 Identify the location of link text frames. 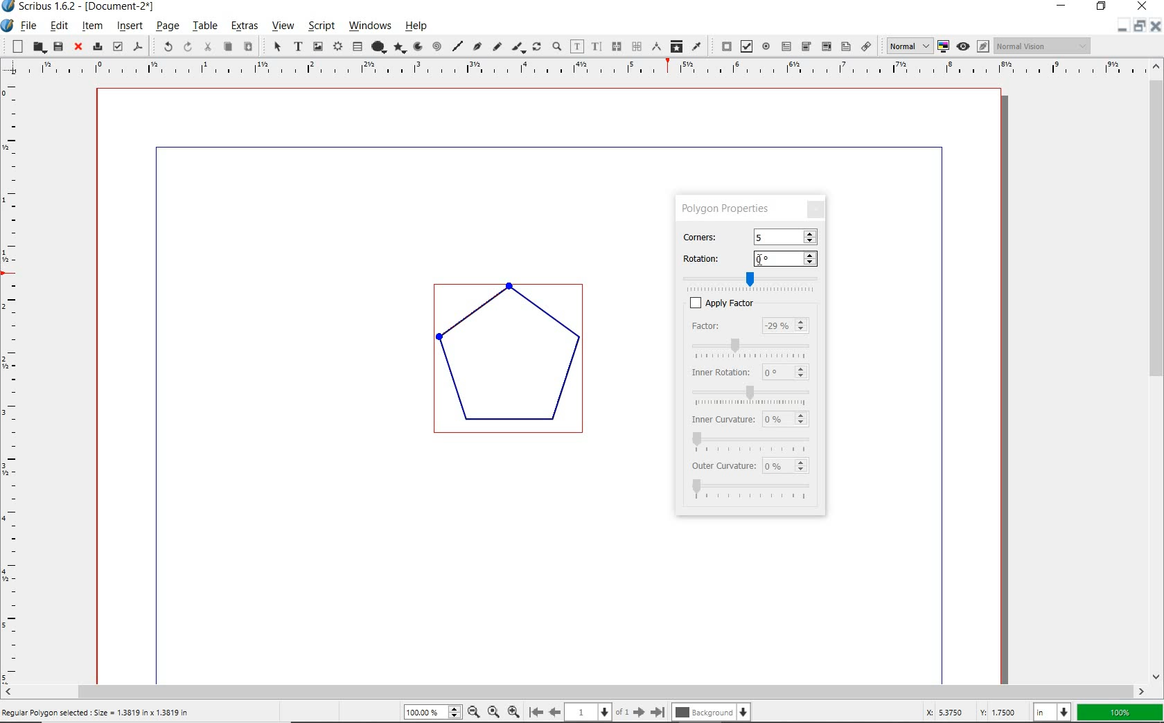
(616, 46).